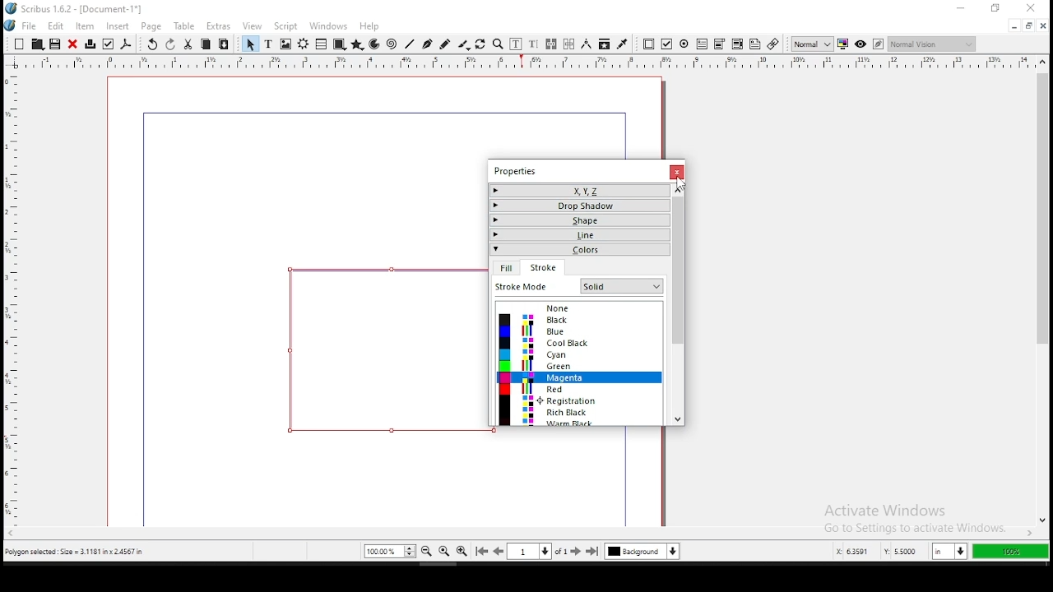  What do you see at coordinates (878, 44) in the screenshot?
I see `edit in preview mode` at bounding box center [878, 44].